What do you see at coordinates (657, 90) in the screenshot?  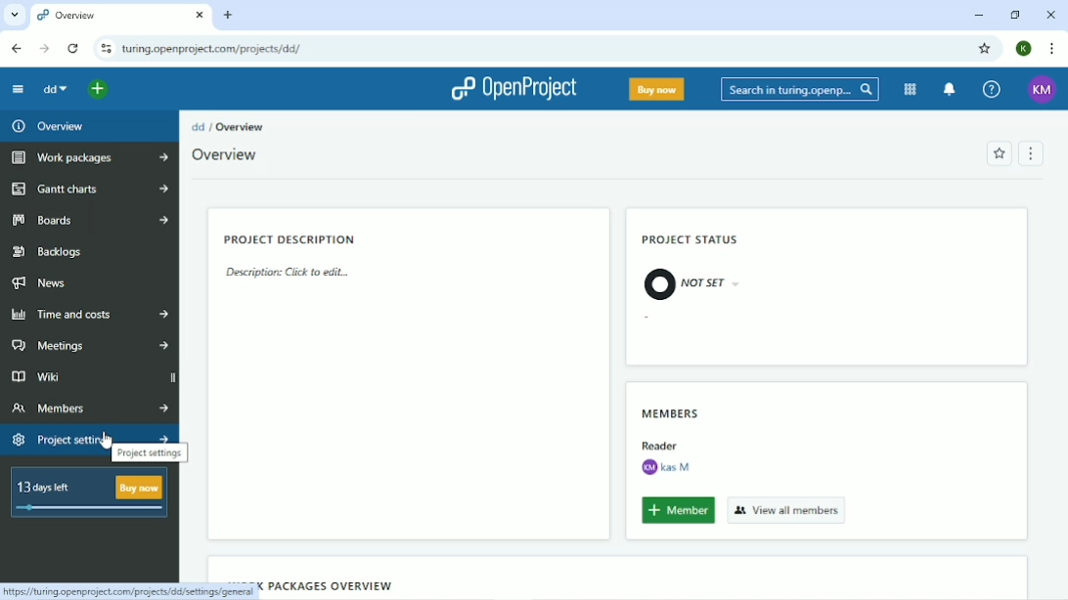 I see `Buy now` at bounding box center [657, 90].